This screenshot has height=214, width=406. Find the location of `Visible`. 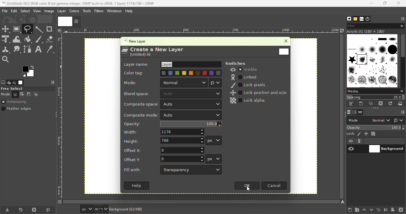

Visible is located at coordinates (245, 70).